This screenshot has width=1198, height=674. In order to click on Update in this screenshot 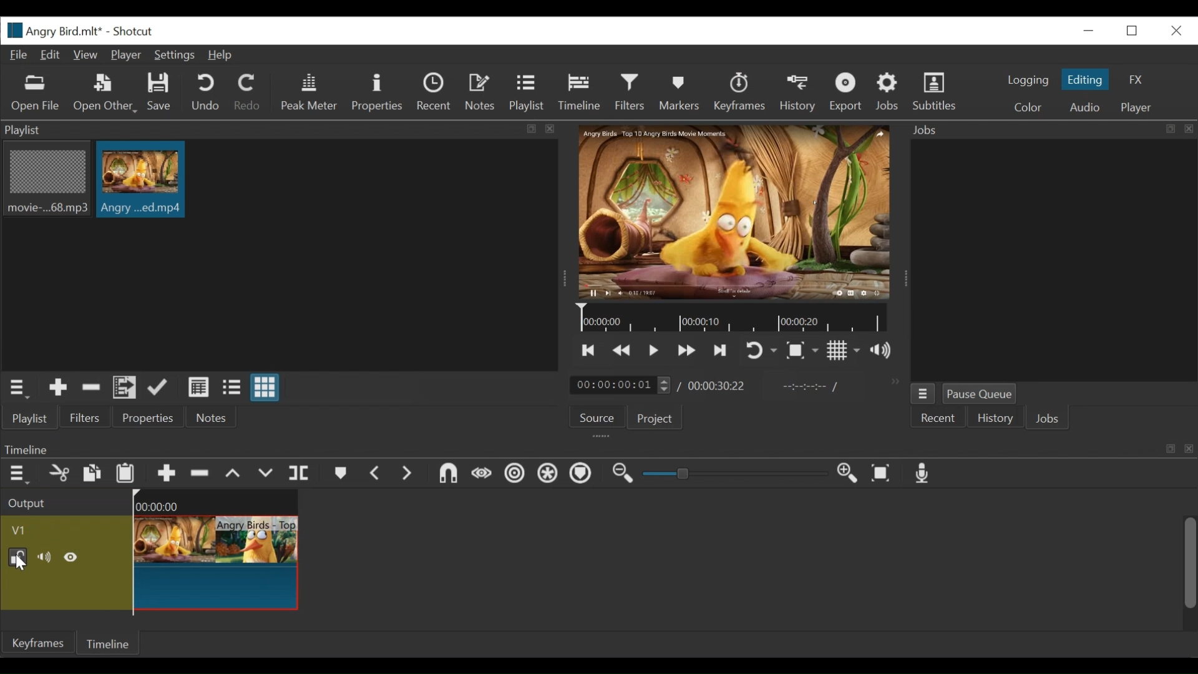, I will do `click(160, 388)`.